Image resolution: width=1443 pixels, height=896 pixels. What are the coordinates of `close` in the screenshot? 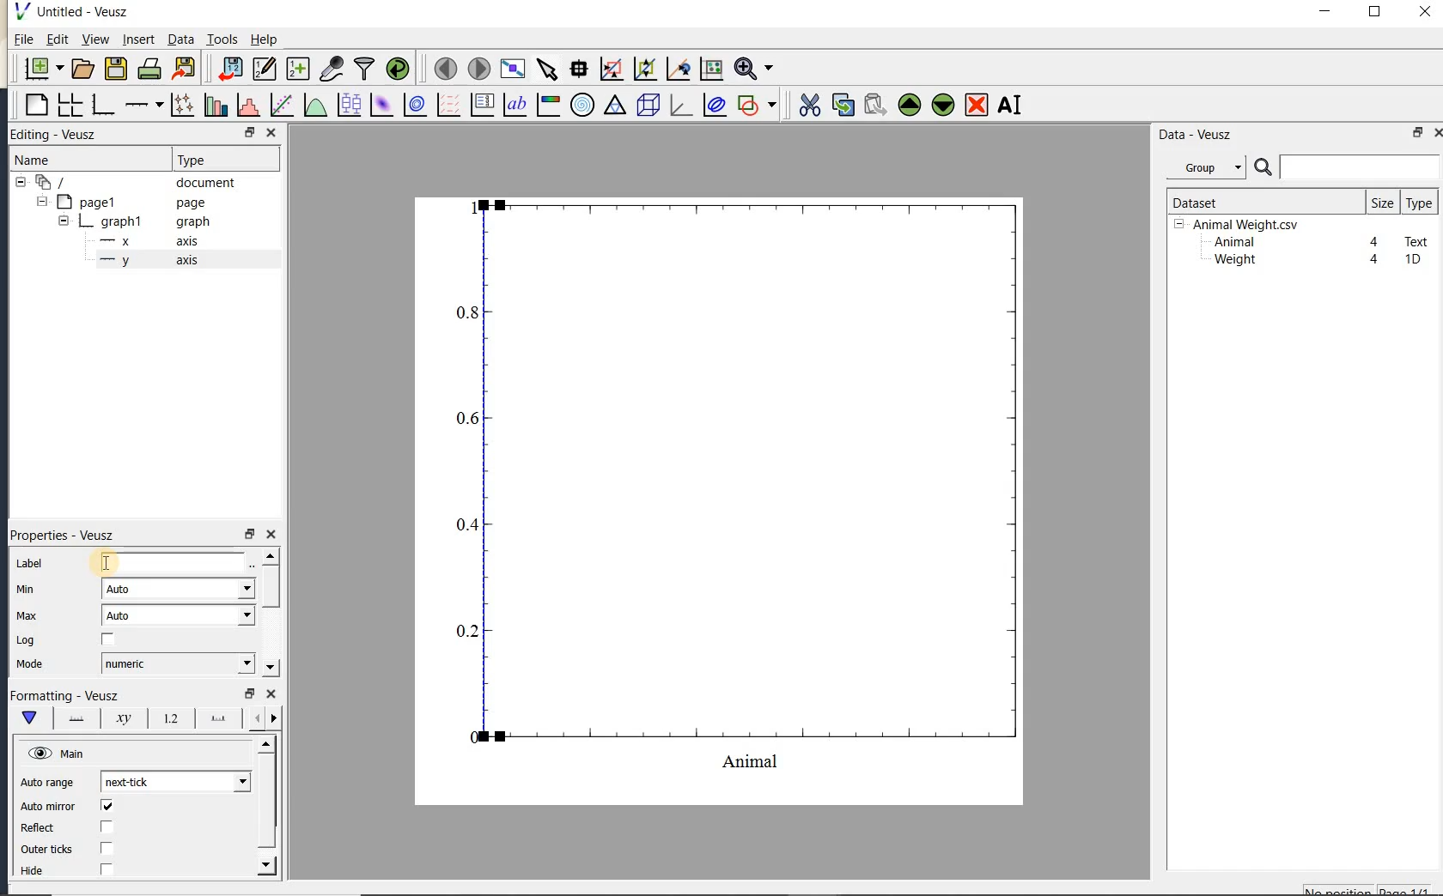 It's located at (1425, 13).